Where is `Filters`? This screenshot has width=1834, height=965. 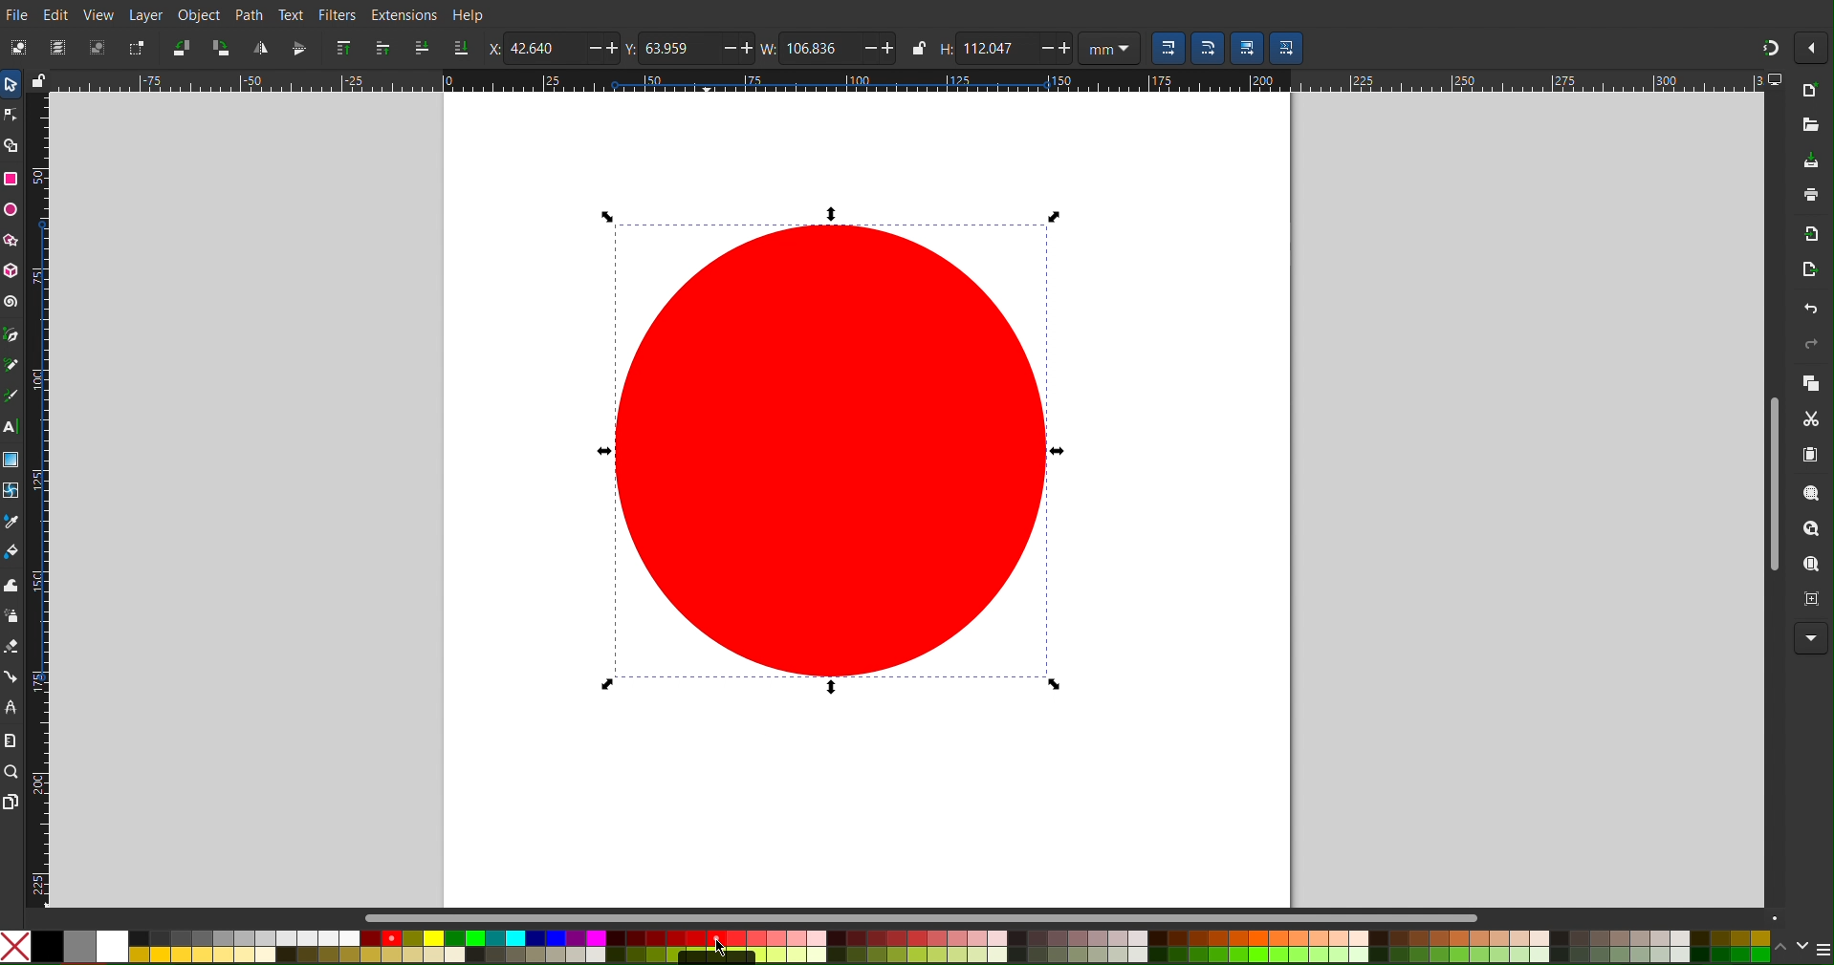 Filters is located at coordinates (339, 13).